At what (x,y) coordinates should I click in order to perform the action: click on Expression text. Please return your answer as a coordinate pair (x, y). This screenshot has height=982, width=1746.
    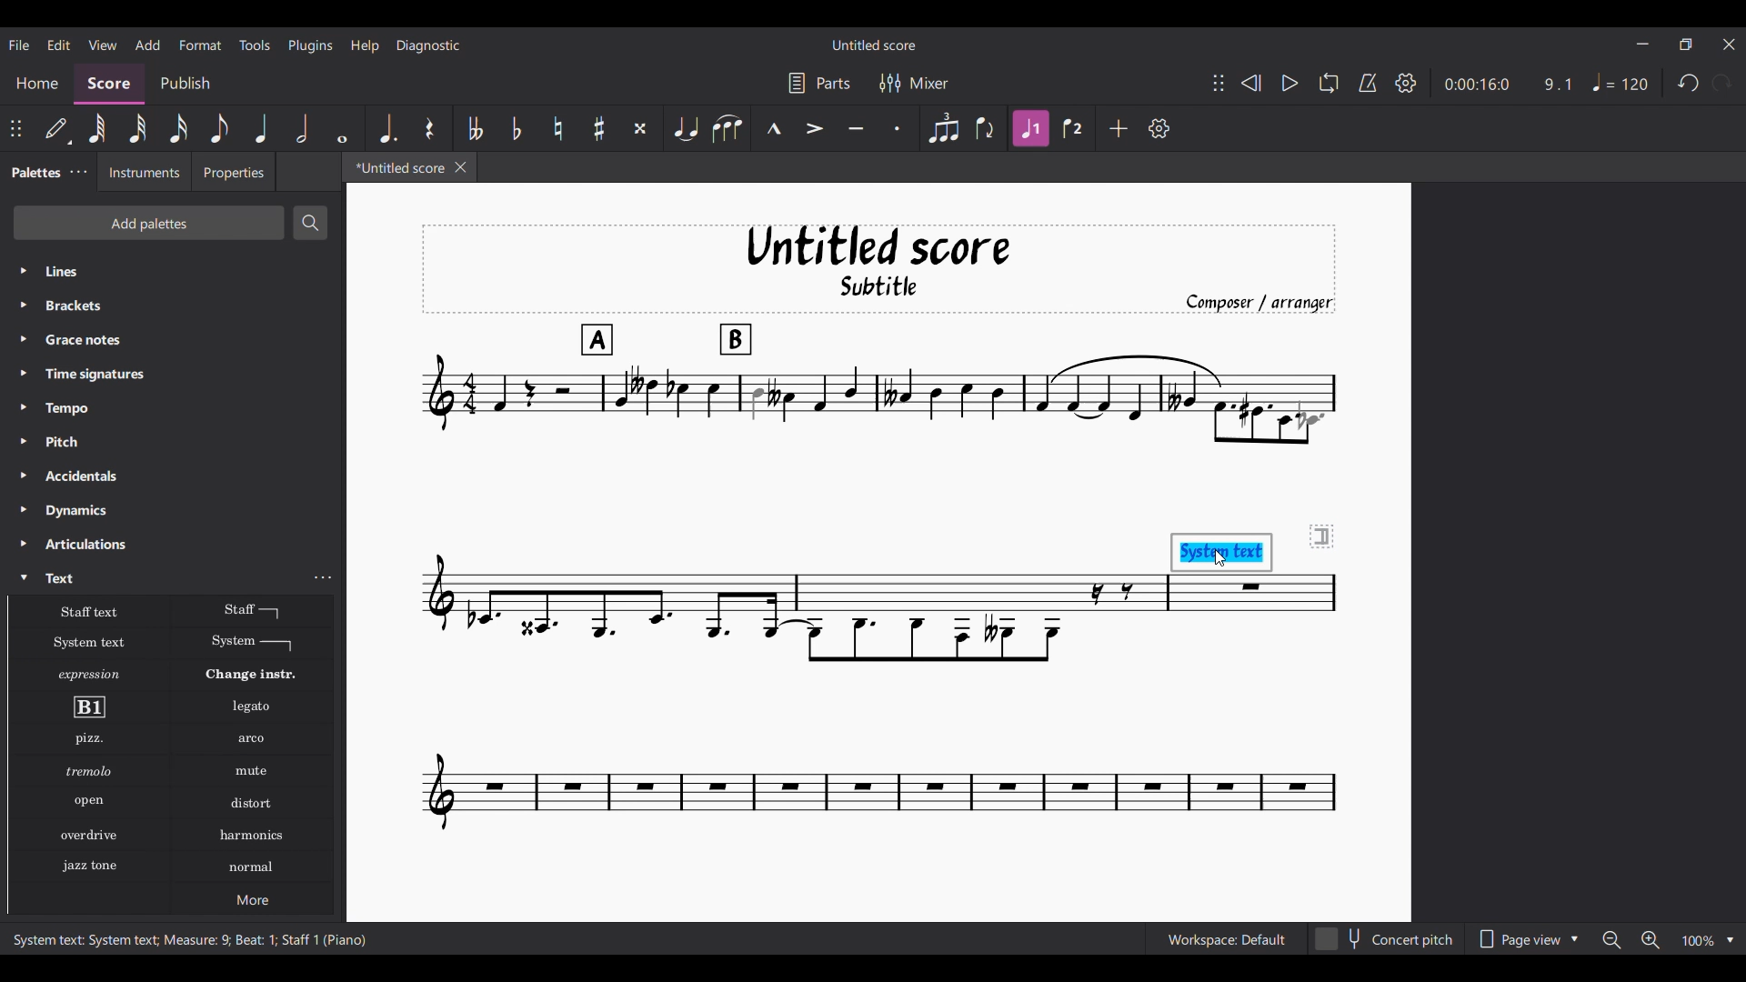
    Looking at the image, I should click on (89, 675).